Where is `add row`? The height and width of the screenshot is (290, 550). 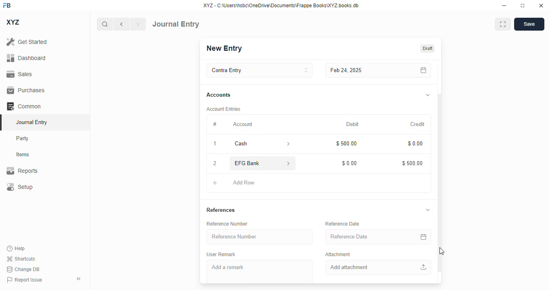 add row is located at coordinates (243, 183).